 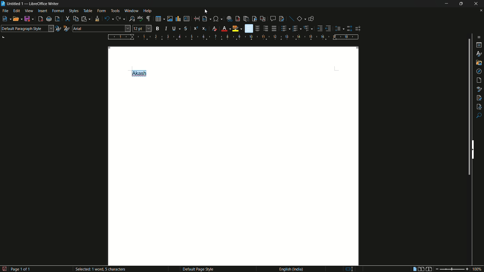 What do you see at coordinates (186, 19) in the screenshot?
I see `insert text box` at bounding box center [186, 19].